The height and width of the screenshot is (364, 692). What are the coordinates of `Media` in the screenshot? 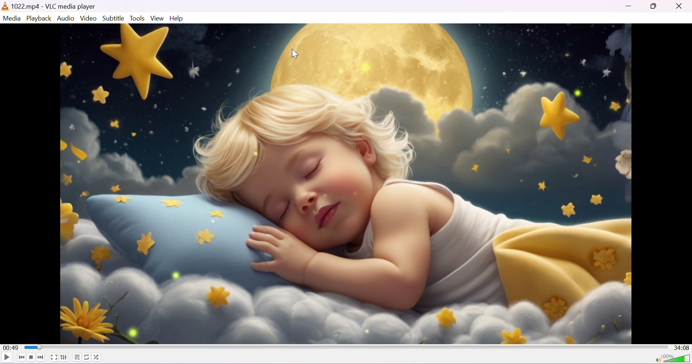 It's located at (12, 19).